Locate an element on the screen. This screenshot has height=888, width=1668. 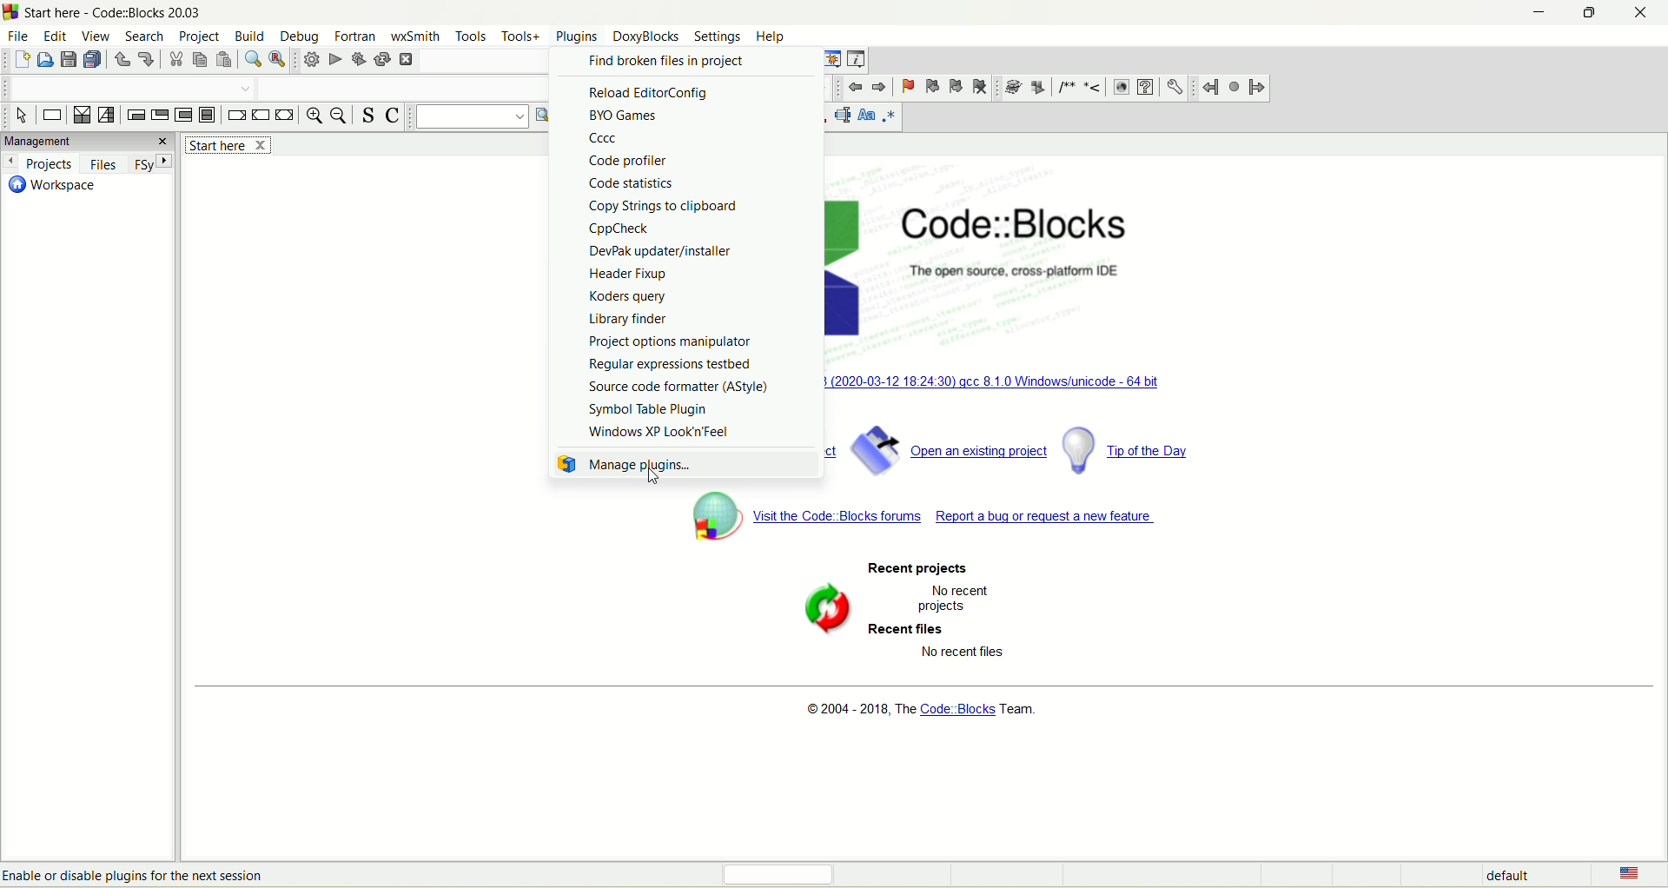
code::block is located at coordinates (116, 12).